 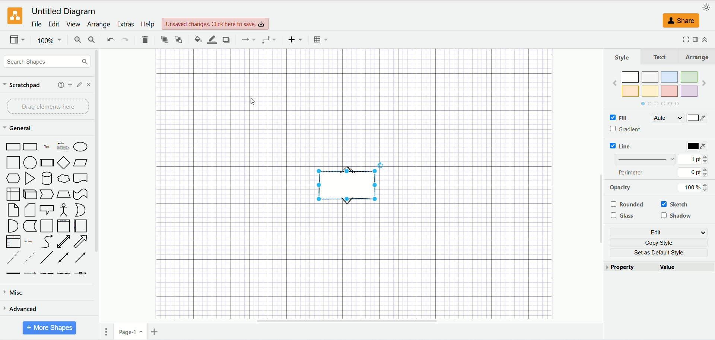 What do you see at coordinates (705, 39) in the screenshot?
I see `collapse/expand` at bounding box center [705, 39].